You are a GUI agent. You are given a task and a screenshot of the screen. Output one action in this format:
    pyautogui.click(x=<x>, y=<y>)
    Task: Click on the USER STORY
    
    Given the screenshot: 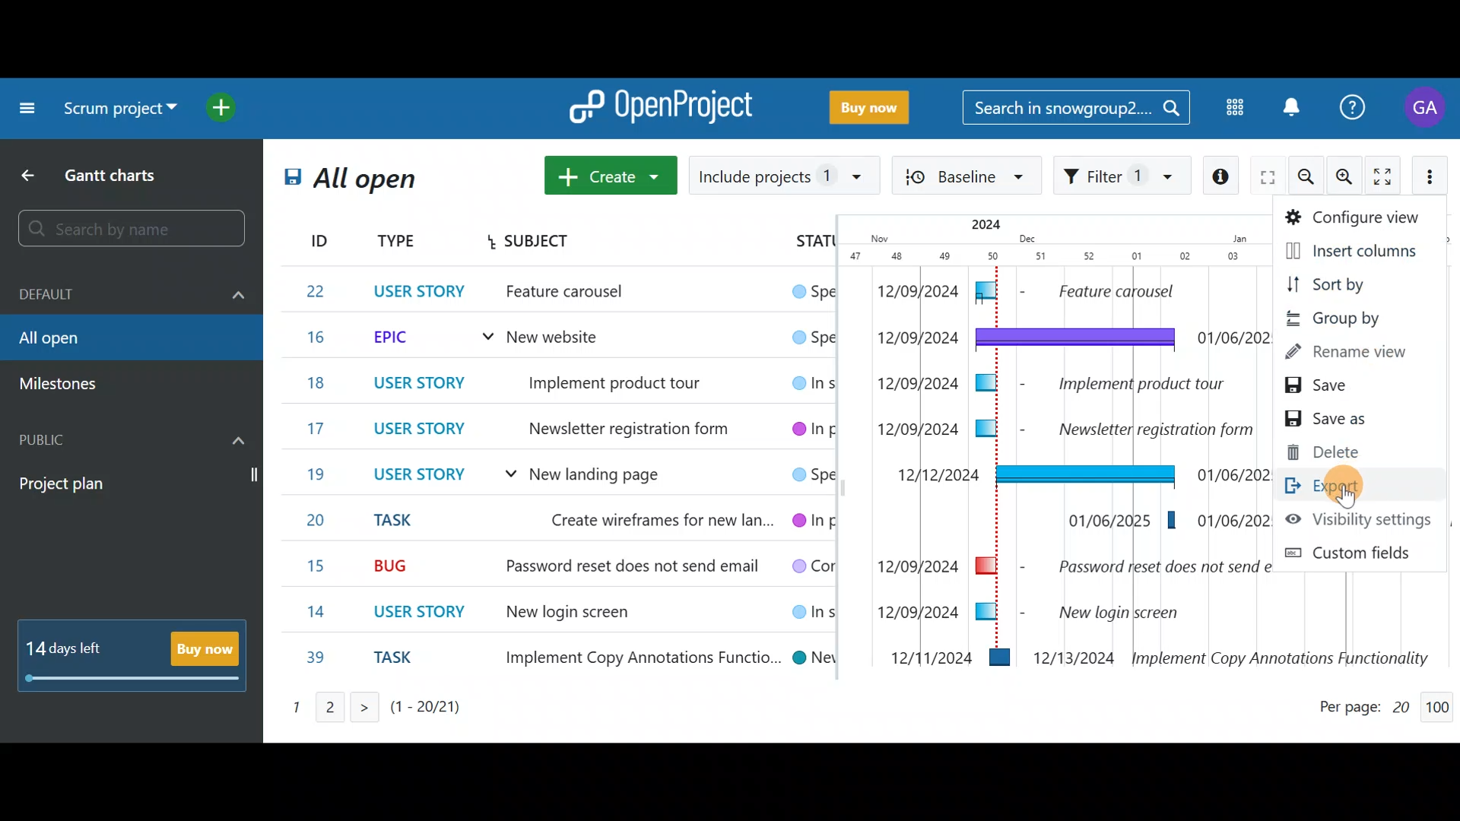 What is the action you would take?
    pyautogui.click(x=417, y=382)
    